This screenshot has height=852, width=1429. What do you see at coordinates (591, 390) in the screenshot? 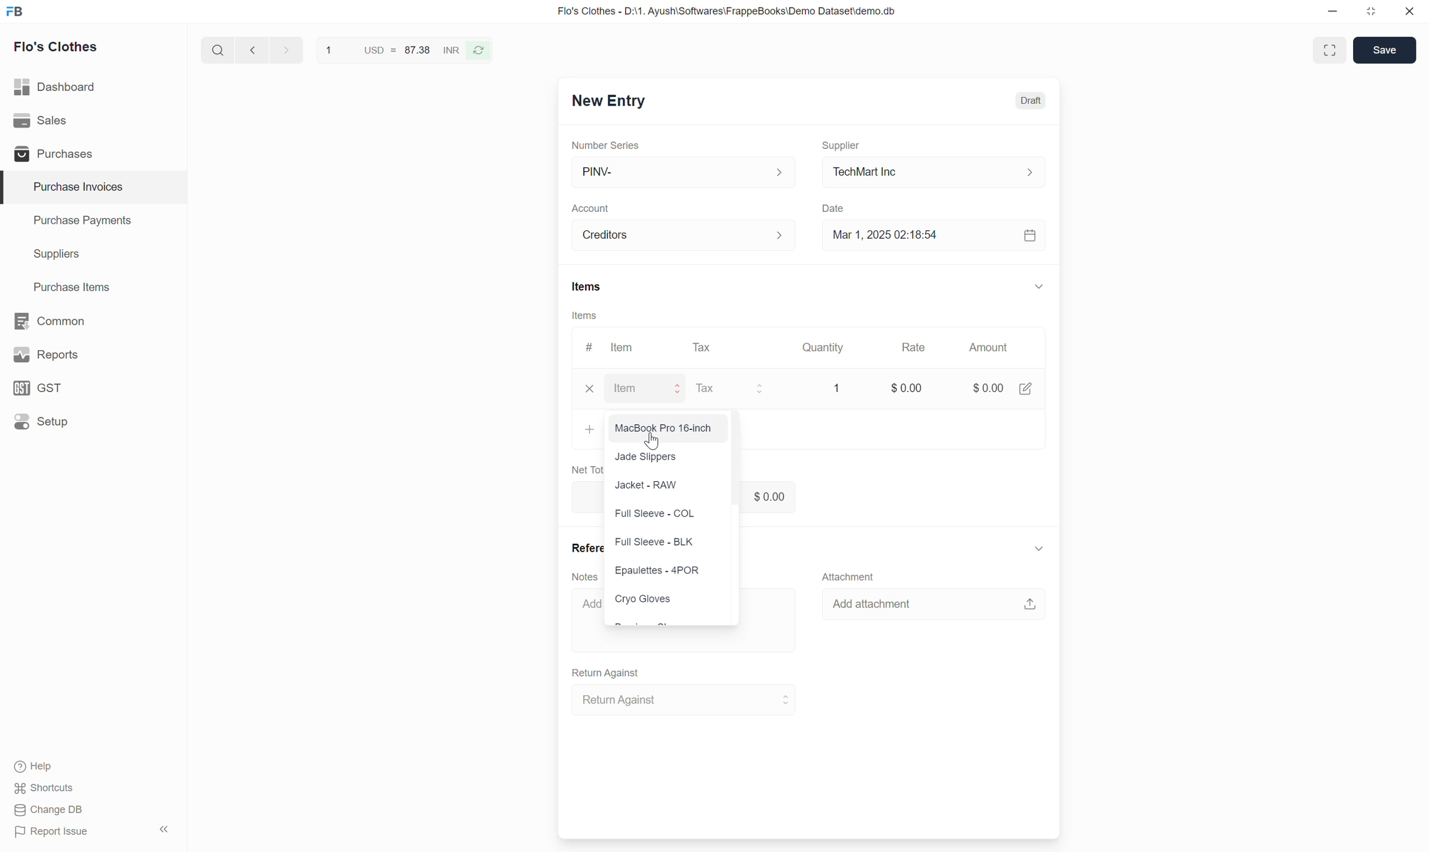
I see `clear/remove input` at bounding box center [591, 390].